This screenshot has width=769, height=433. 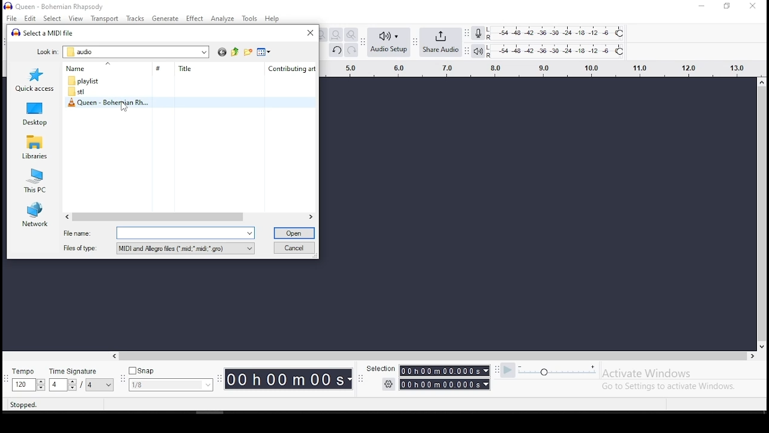 What do you see at coordinates (35, 80) in the screenshot?
I see `quick access` at bounding box center [35, 80].